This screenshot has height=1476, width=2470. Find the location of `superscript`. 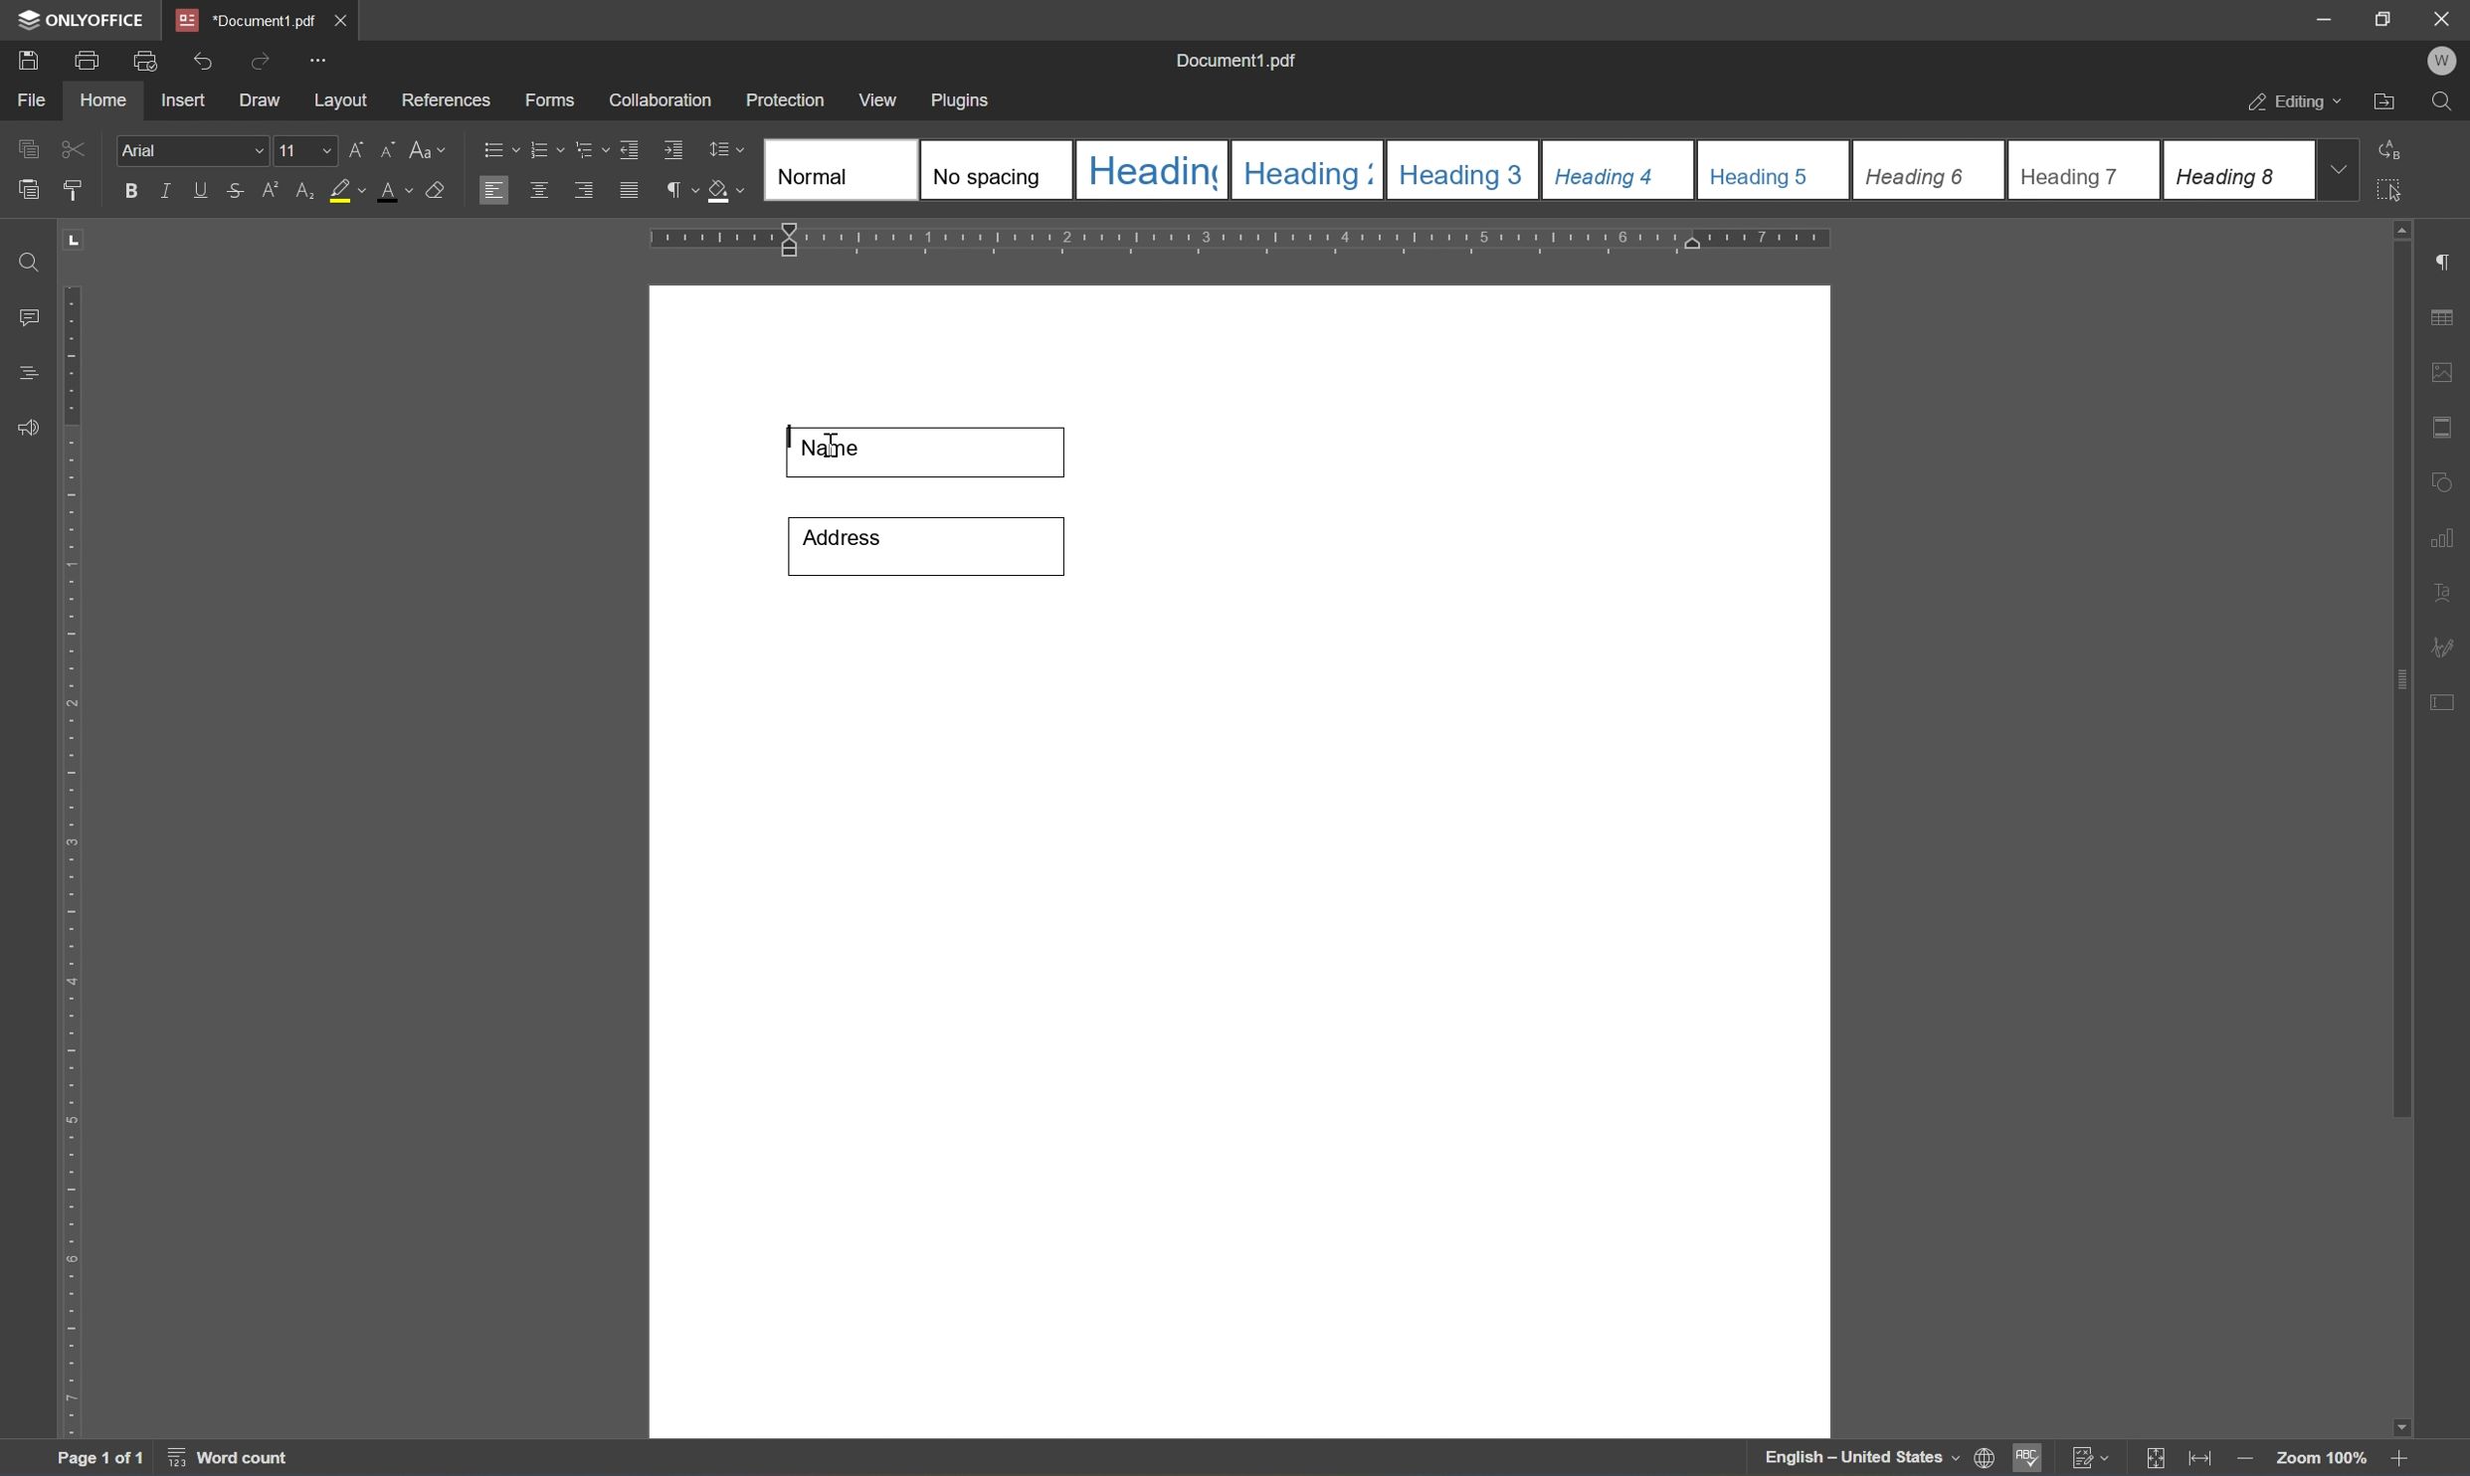

superscript is located at coordinates (270, 194).